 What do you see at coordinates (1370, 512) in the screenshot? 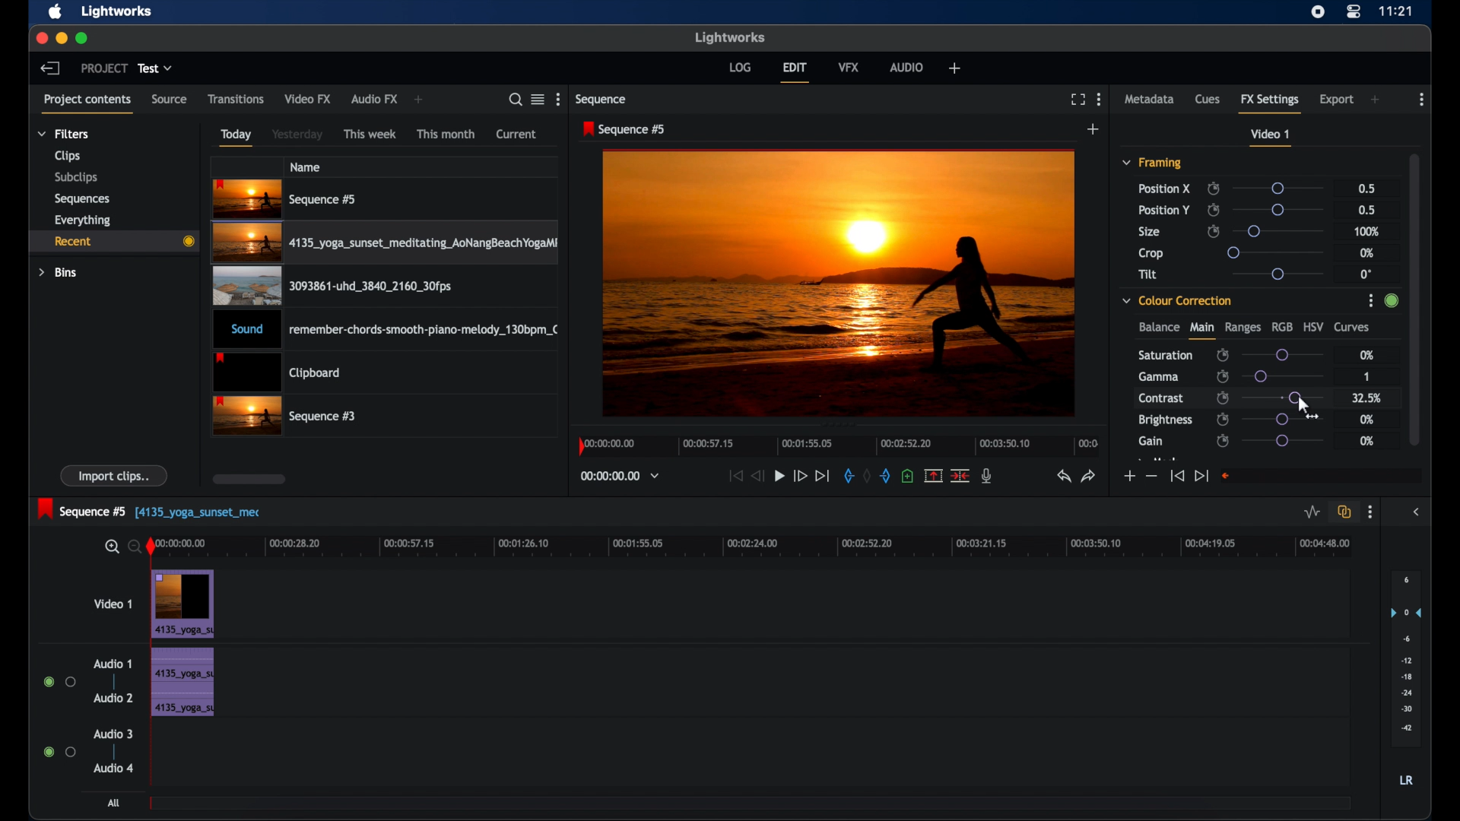
I see `more options` at bounding box center [1370, 512].